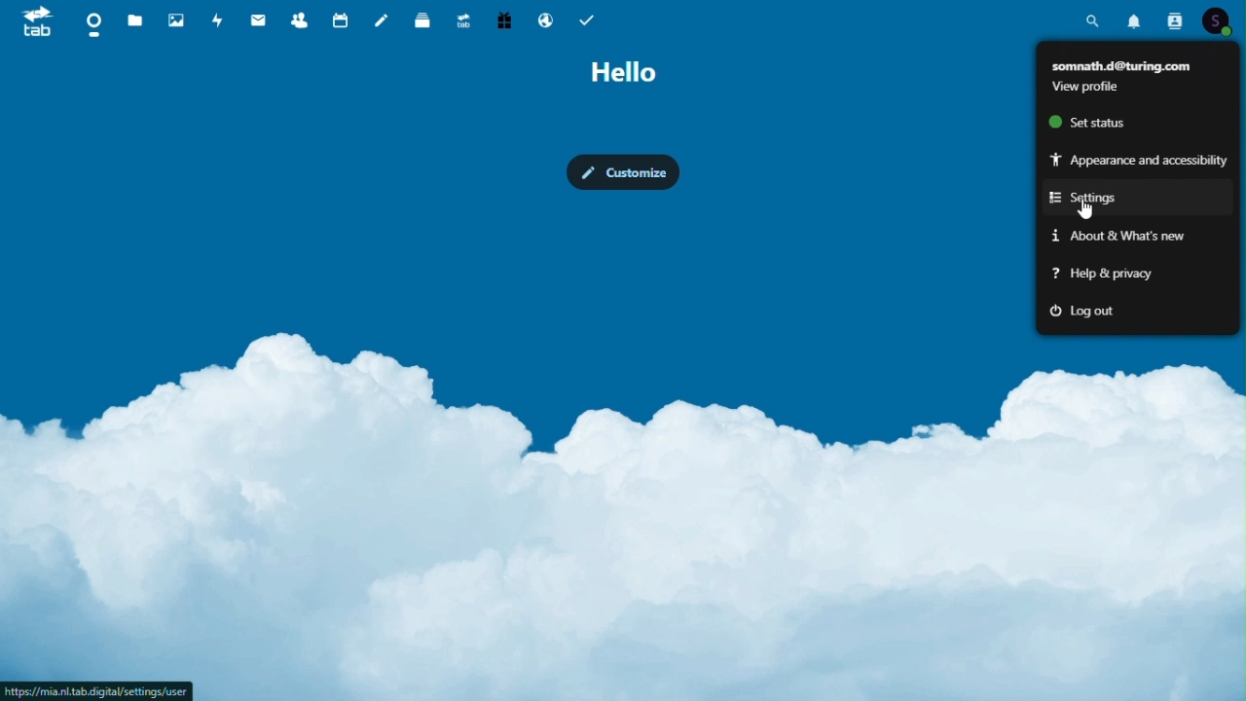  What do you see at coordinates (301, 18) in the screenshot?
I see `Contacts` at bounding box center [301, 18].